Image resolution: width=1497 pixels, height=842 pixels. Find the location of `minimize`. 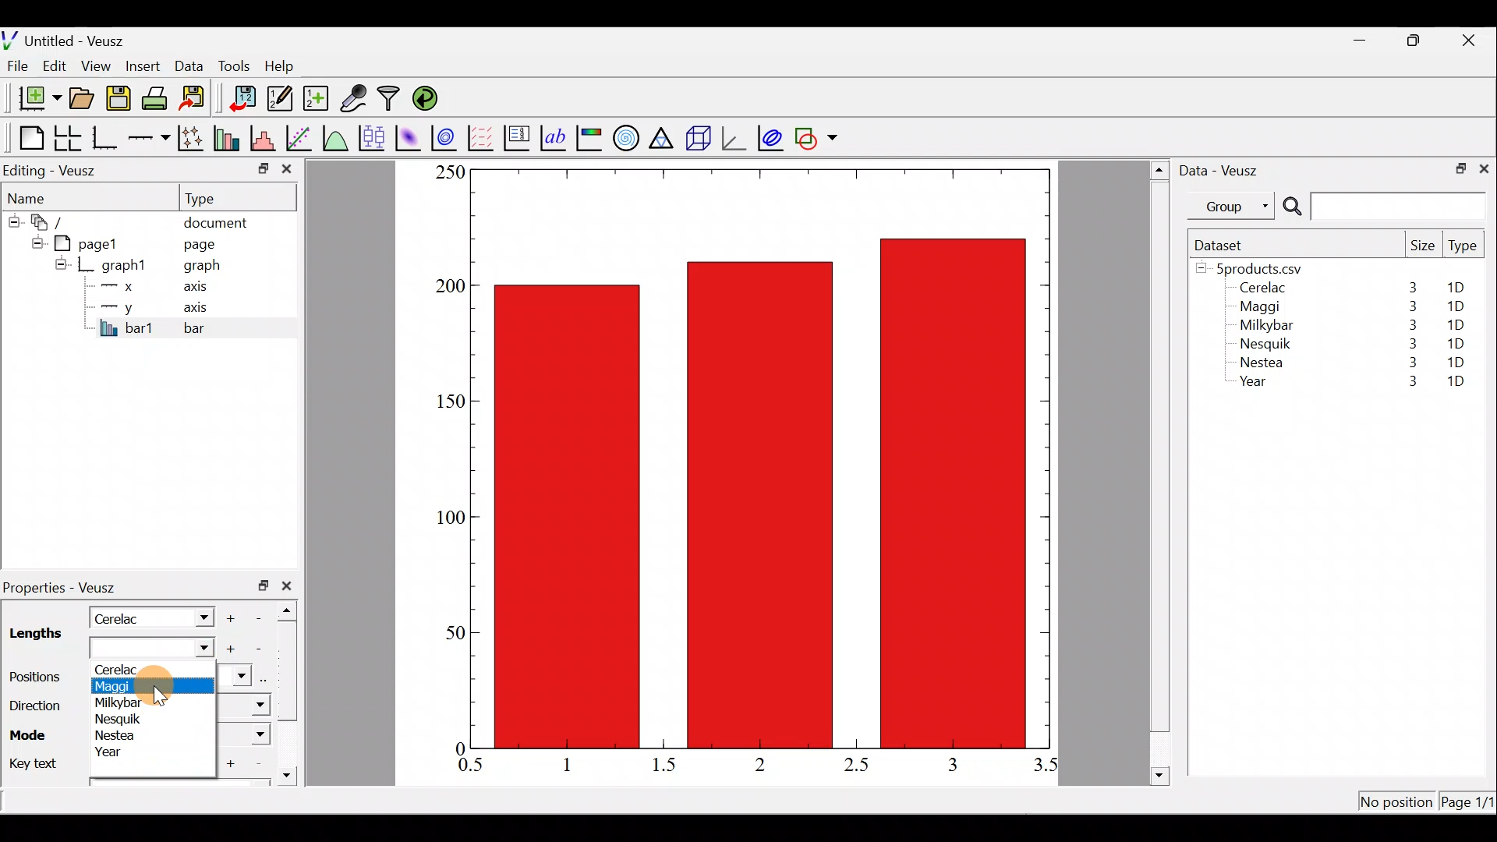

minimize is located at coordinates (262, 168).